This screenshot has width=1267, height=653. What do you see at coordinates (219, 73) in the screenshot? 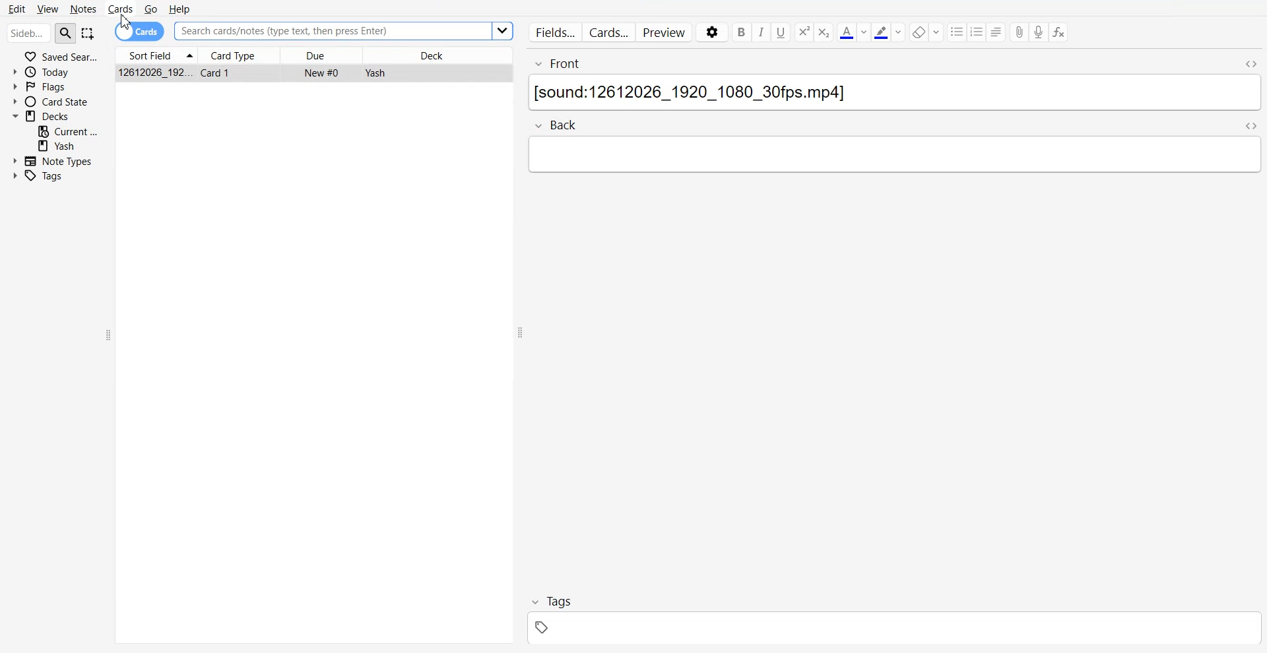
I see `card 1` at bounding box center [219, 73].